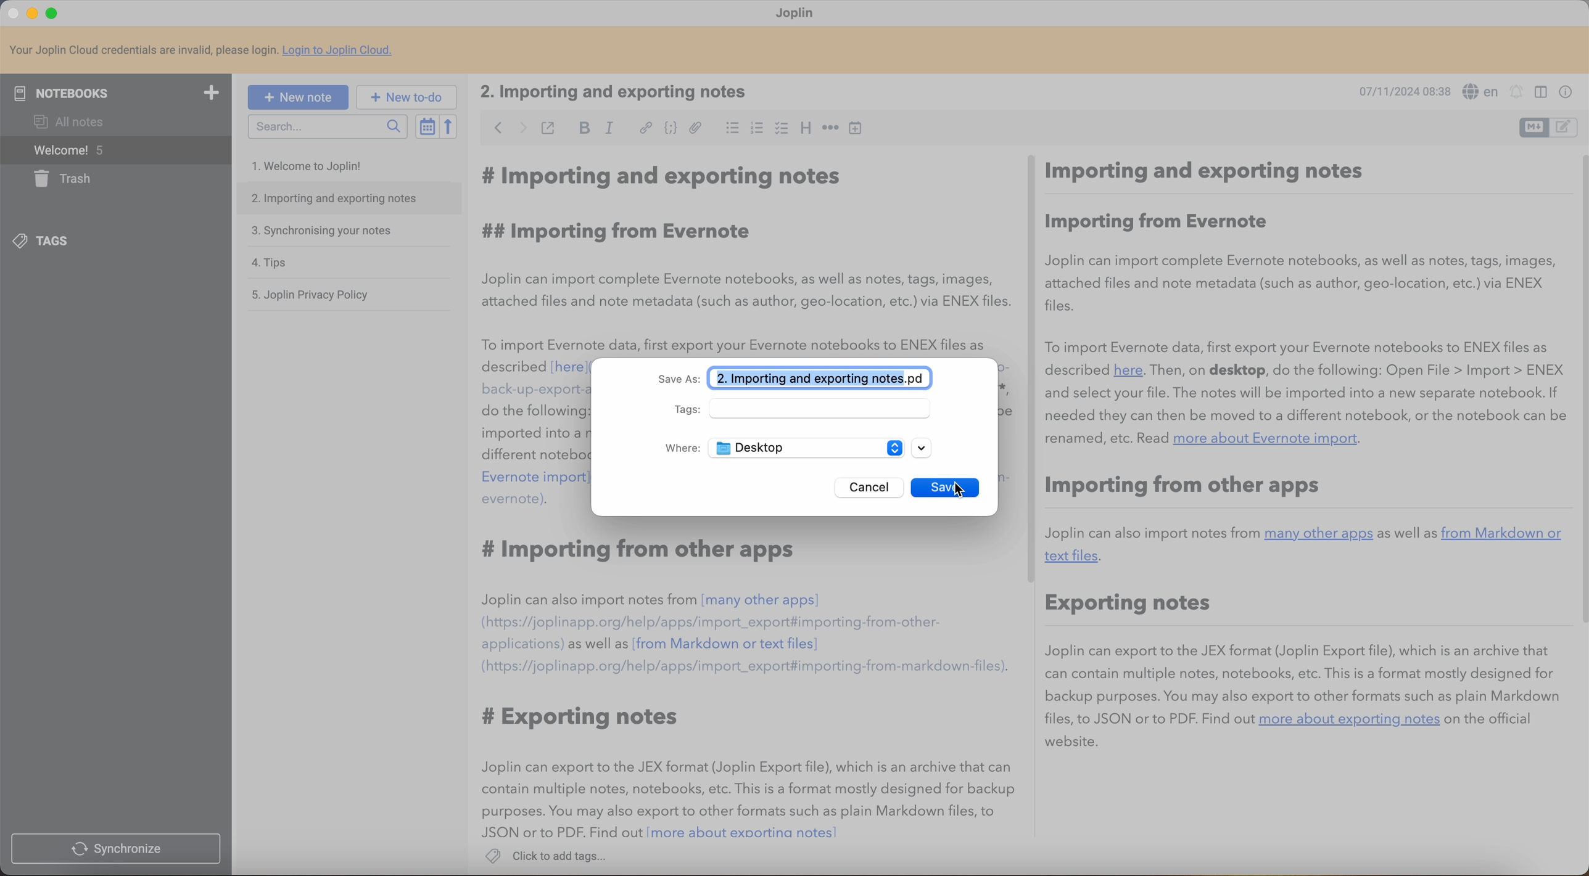 Image resolution: width=1589 pixels, height=876 pixels. I want to click on set alarm, so click(1519, 92).